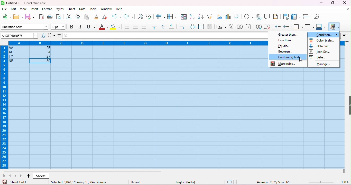 The height and width of the screenshot is (185, 351). What do you see at coordinates (72, 9) in the screenshot?
I see `sheet` at bounding box center [72, 9].